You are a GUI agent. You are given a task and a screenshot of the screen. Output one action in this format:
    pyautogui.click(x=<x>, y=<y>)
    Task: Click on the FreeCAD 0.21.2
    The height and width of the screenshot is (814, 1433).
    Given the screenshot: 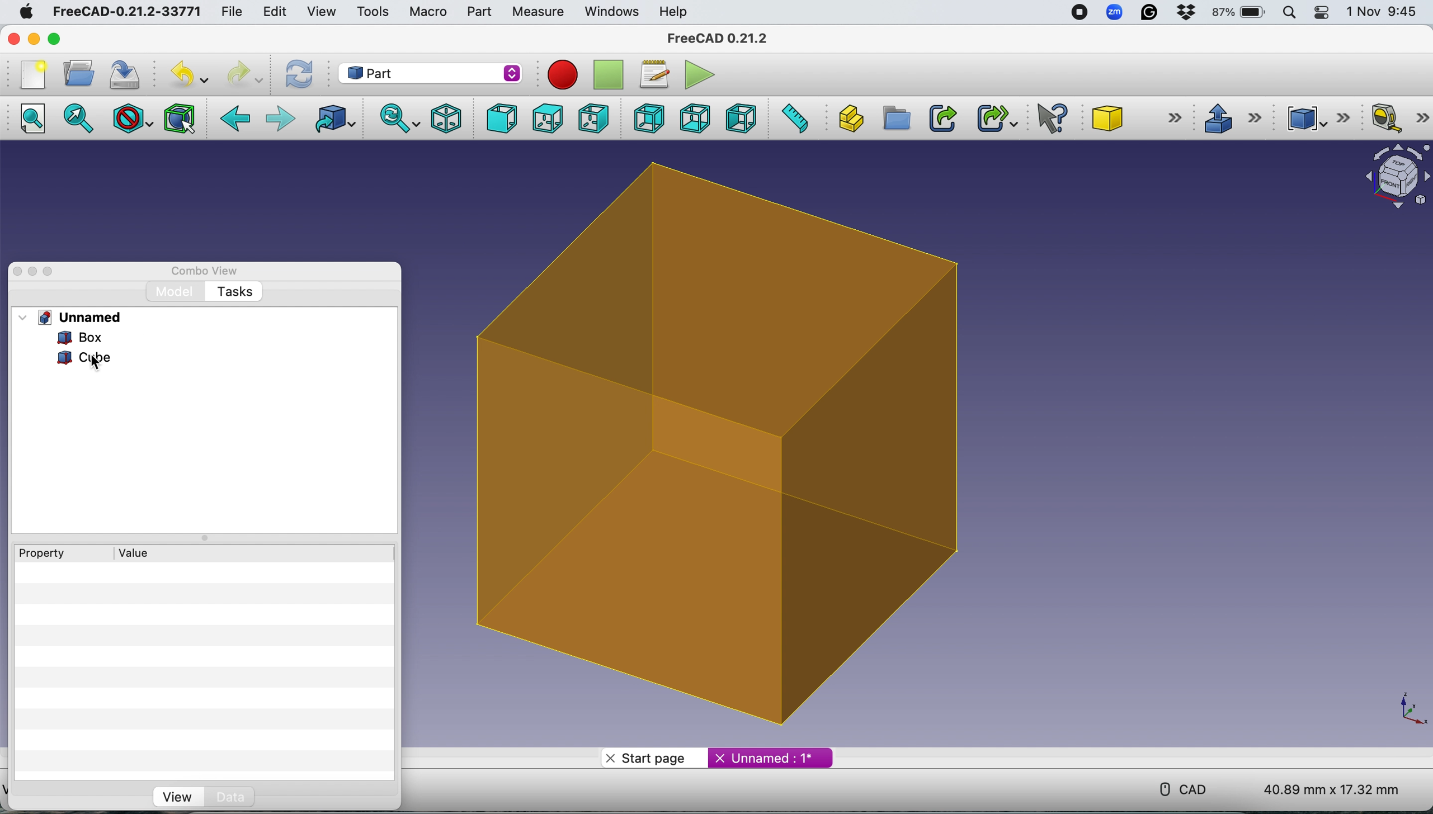 What is the action you would take?
    pyautogui.click(x=719, y=40)
    